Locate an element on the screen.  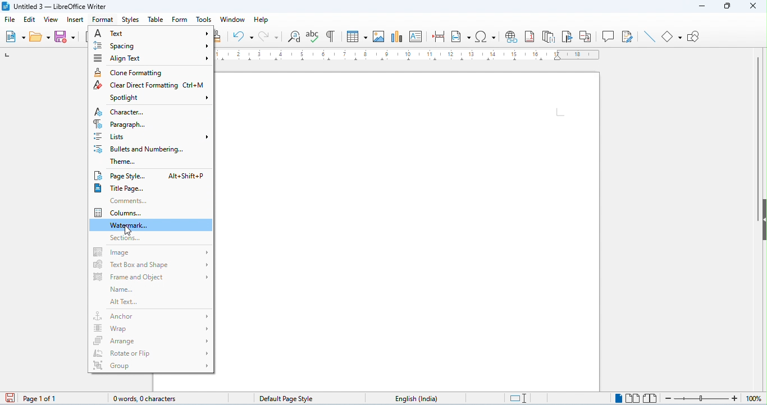
spacing is located at coordinates (150, 45).